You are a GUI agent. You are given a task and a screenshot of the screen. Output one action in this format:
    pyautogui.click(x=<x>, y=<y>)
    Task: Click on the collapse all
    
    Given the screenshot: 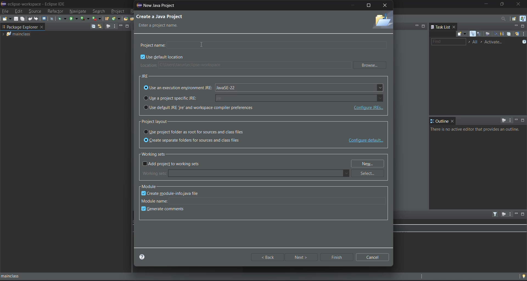 What is the action you would take?
    pyautogui.click(x=93, y=27)
    